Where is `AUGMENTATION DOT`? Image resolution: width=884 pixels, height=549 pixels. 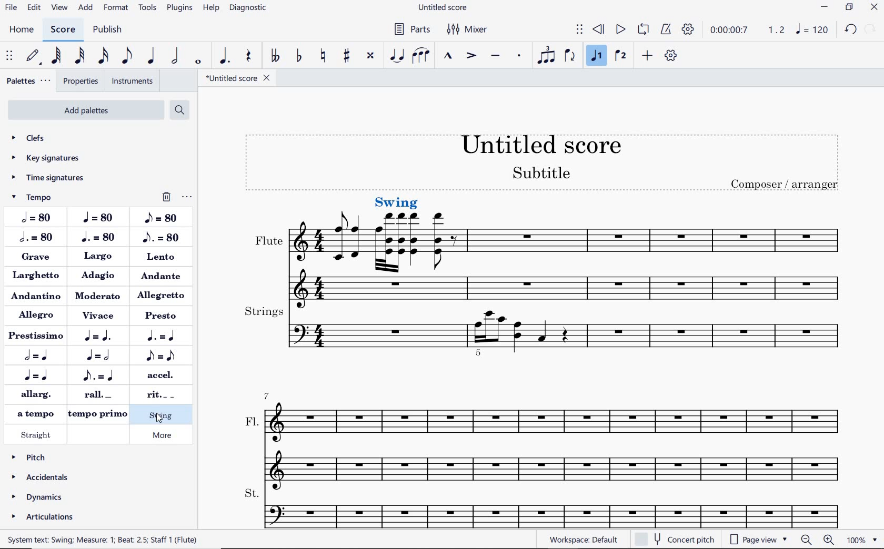
AUGMENTATION DOT is located at coordinates (225, 55).